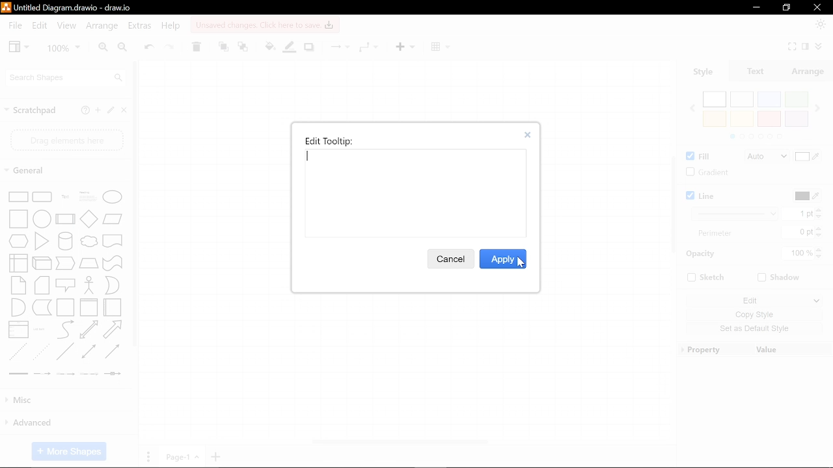 This screenshot has height=468, width=833. Describe the element at coordinates (786, 8) in the screenshot. I see `restore down` at that location.